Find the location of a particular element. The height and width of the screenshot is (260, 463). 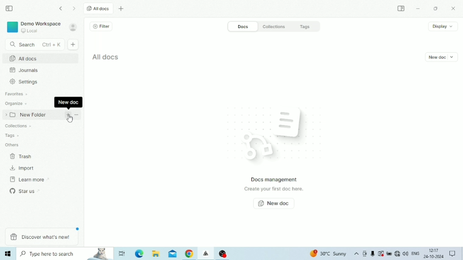

File Explorer is located at coordinates (156, 254).